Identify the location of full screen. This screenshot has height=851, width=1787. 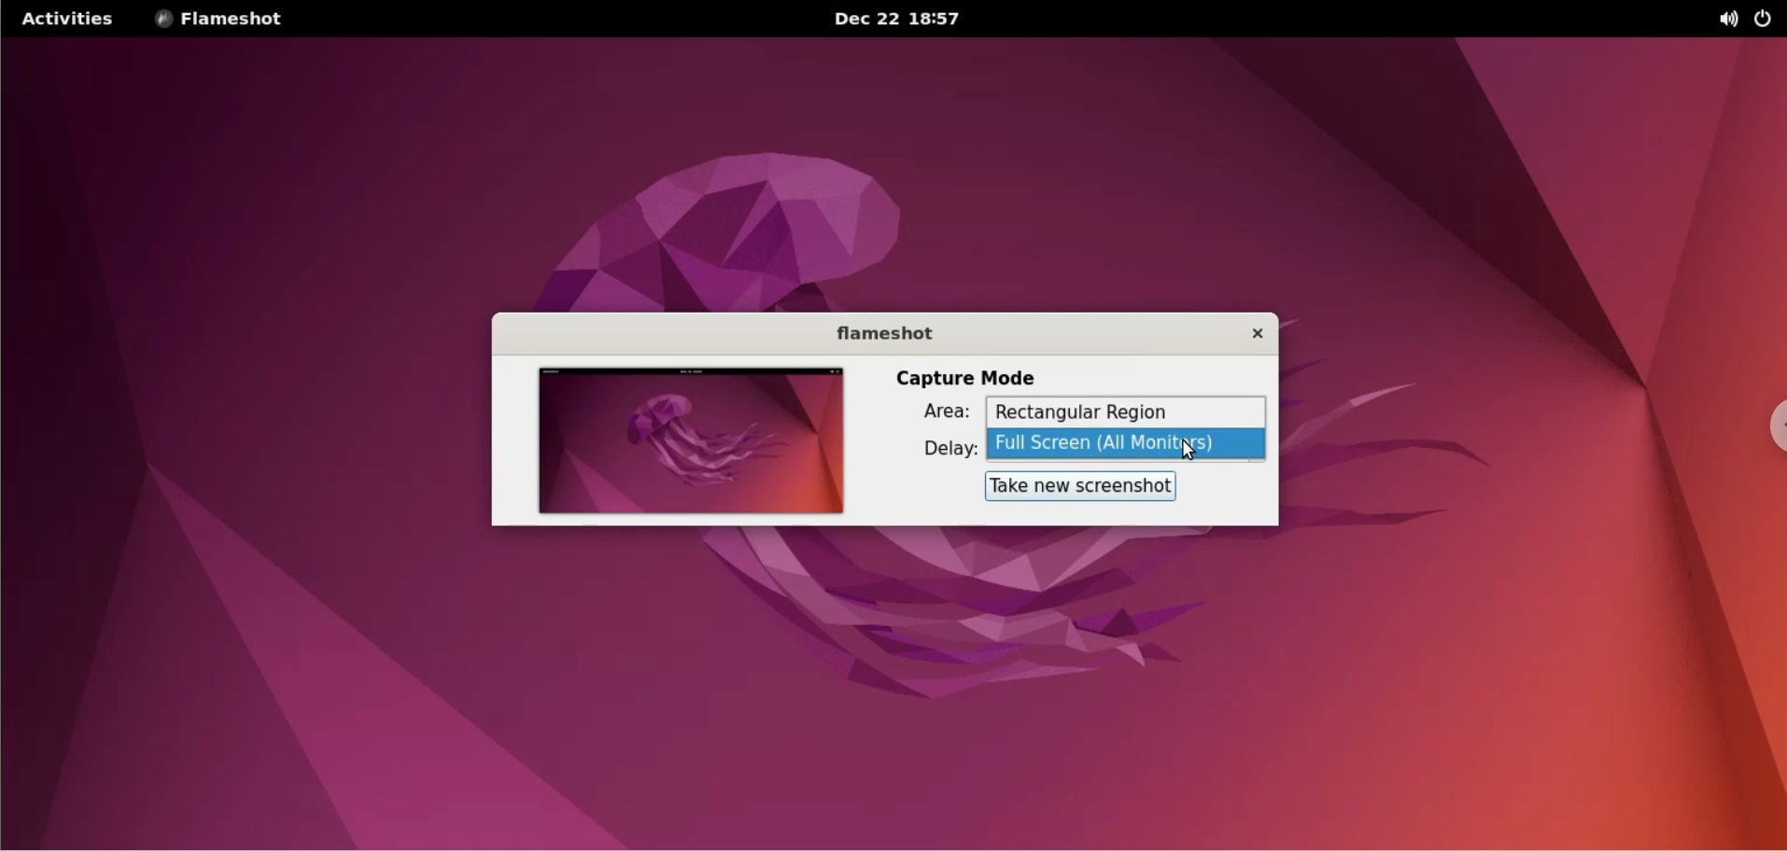
(1130, 444).